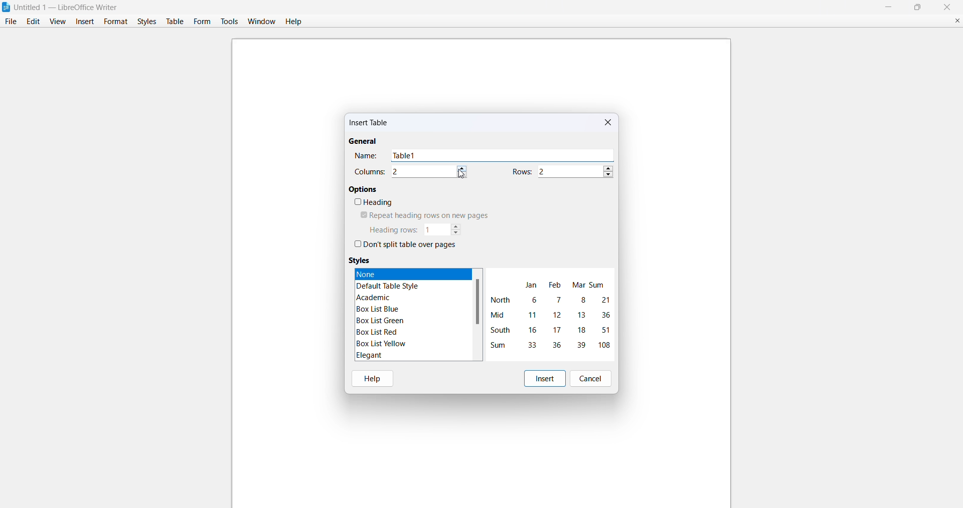  What do you see at coordinates (379, 309) in the screenshot?
I see `box list blue` at bounding box center [379, 309].